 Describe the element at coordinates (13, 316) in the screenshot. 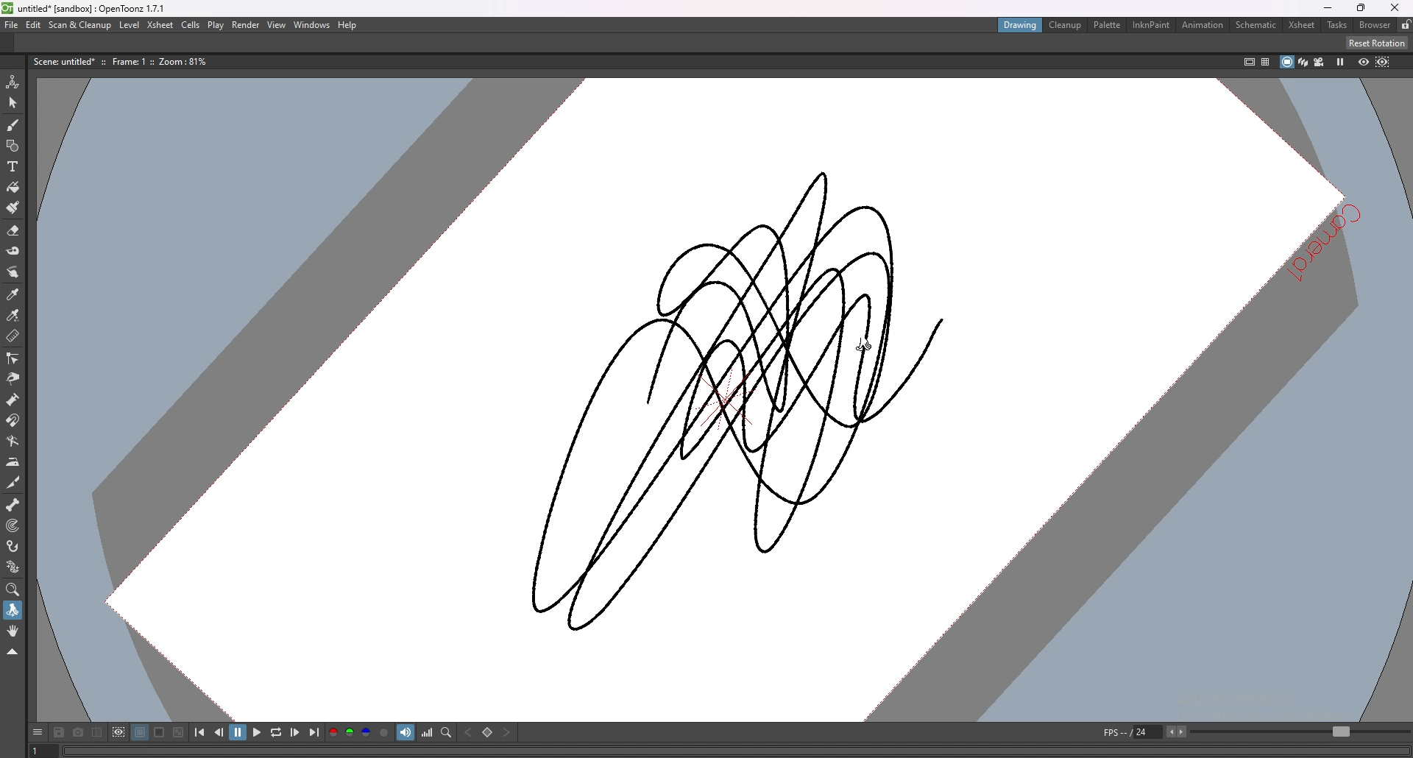

I see `rgb picker` at that location.